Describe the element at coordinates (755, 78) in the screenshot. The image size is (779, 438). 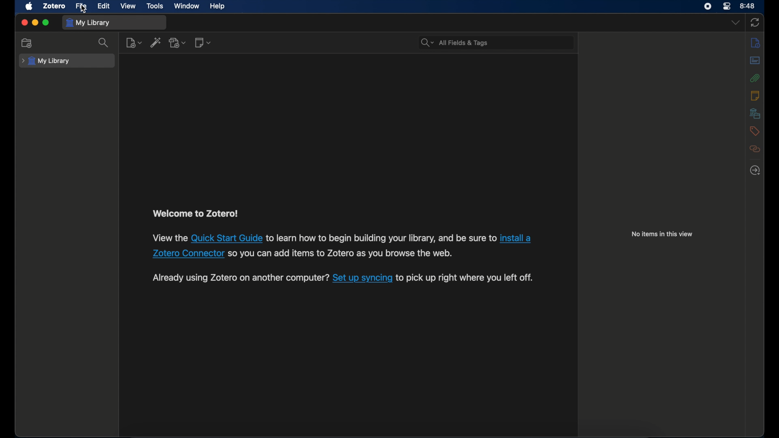
I see `attachments` at that location.